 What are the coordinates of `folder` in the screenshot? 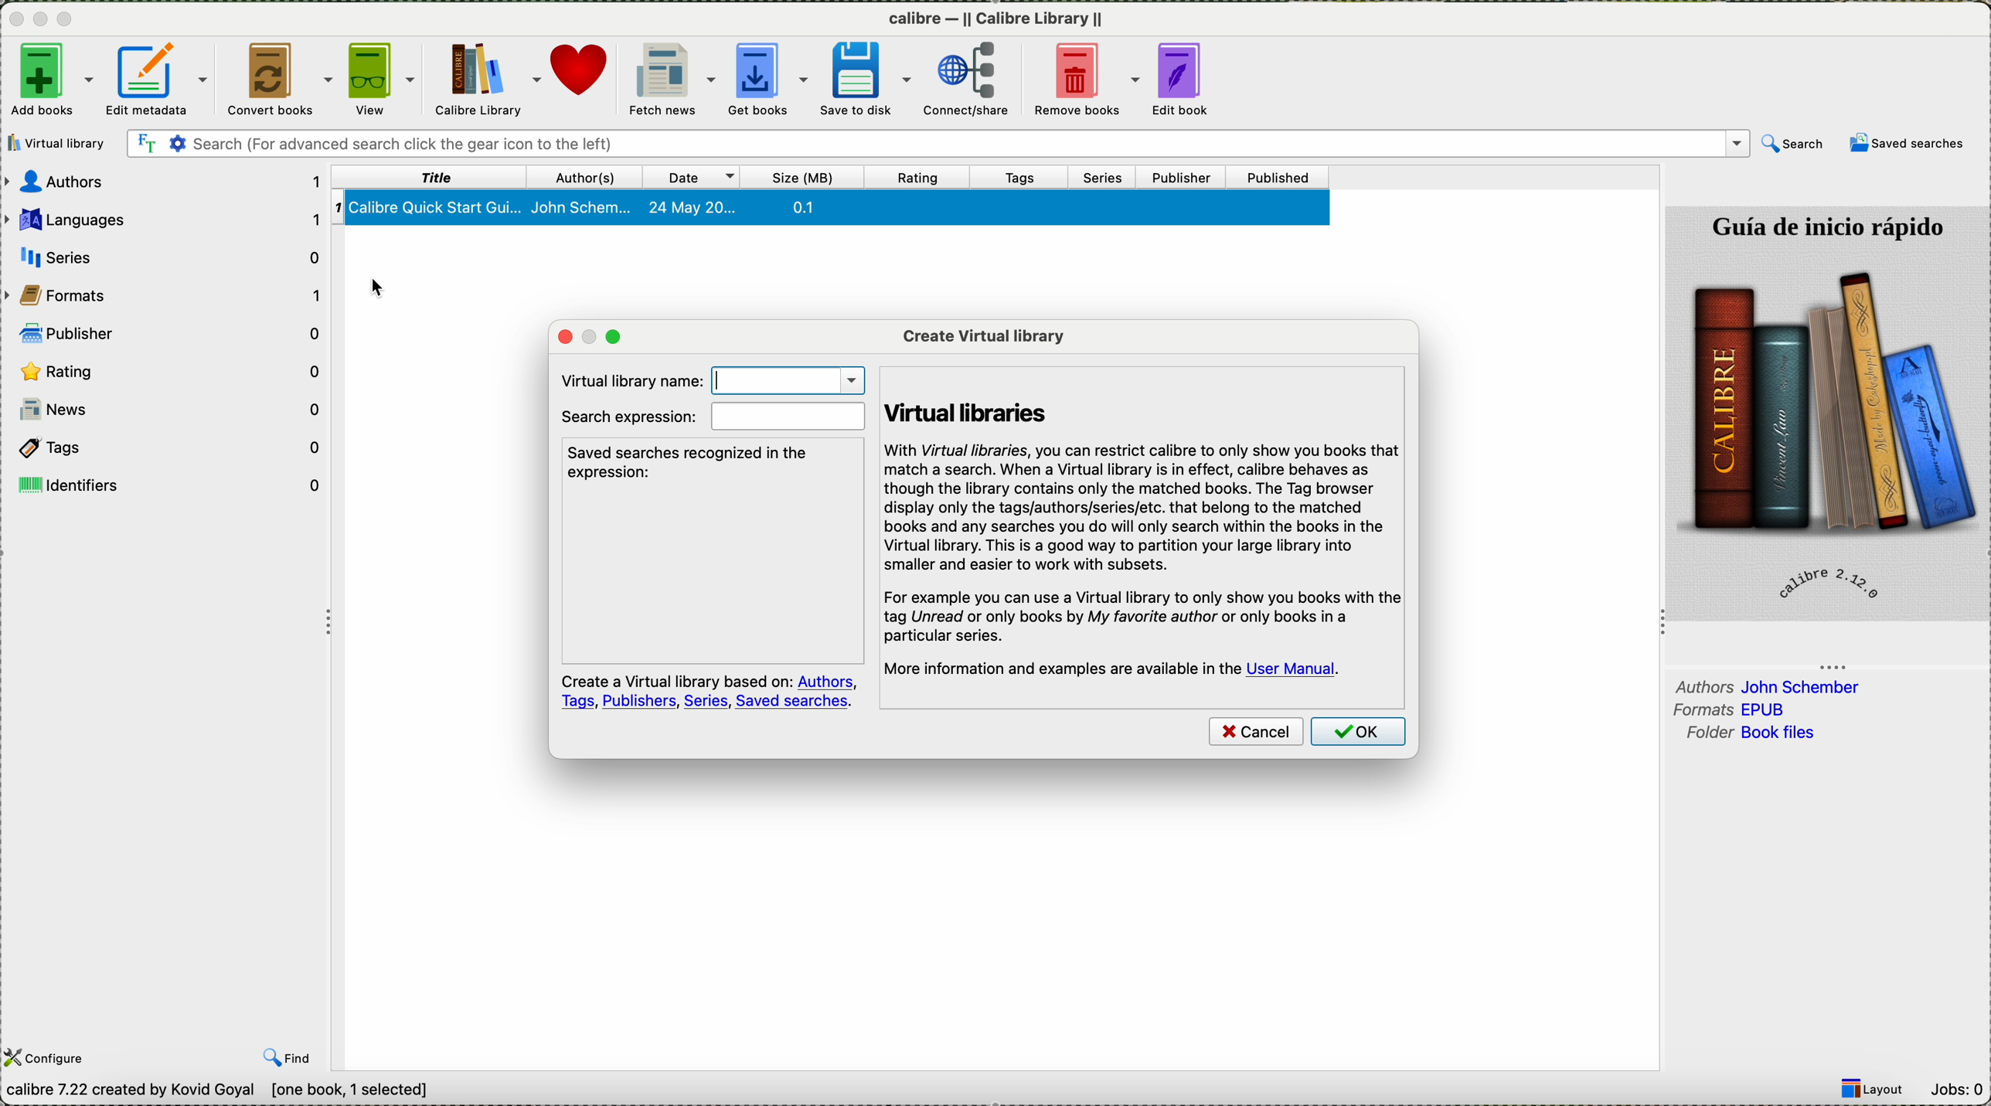 It's located at (1747, 733).